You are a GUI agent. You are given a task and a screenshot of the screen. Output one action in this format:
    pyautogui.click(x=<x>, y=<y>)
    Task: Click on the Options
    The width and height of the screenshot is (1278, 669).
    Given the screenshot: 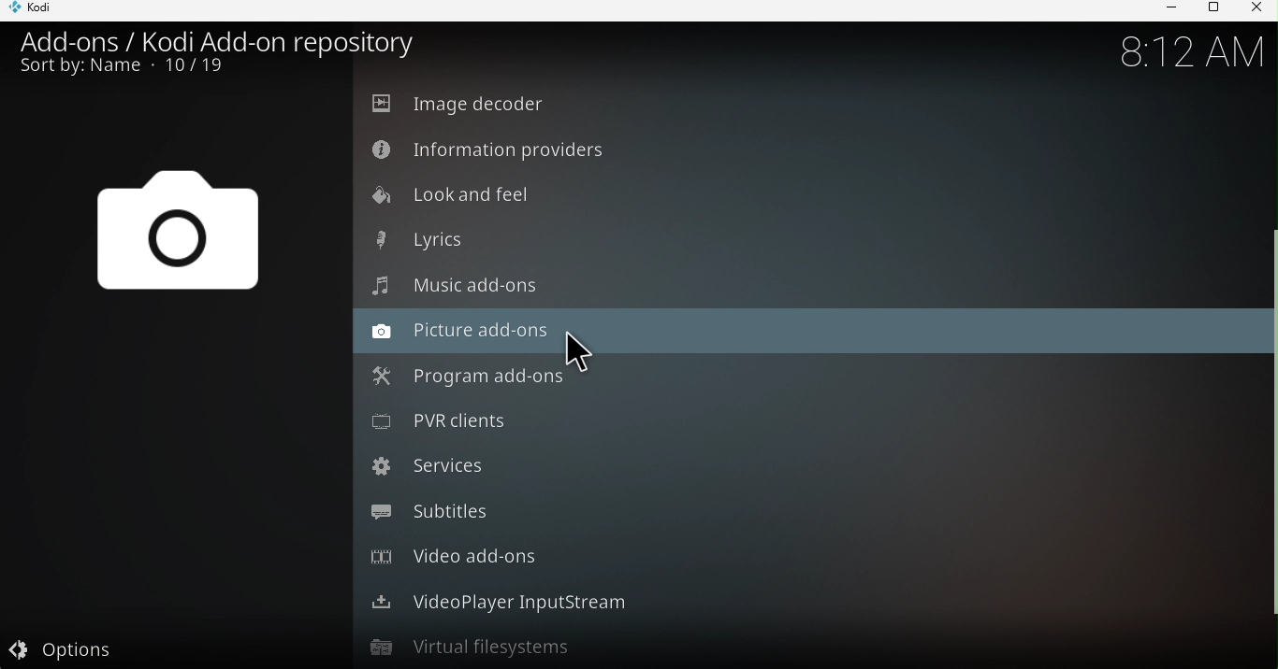 What is the action you would take?
    pyautogui.click(x=173, y=646)
    